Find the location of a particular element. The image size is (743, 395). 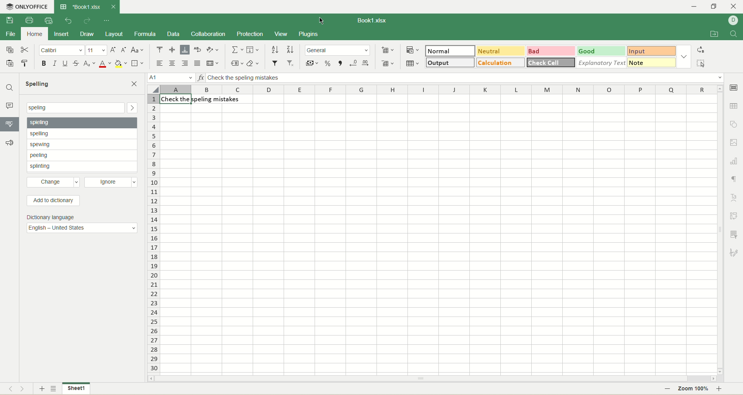

font name is located at coordinates (63, 50).